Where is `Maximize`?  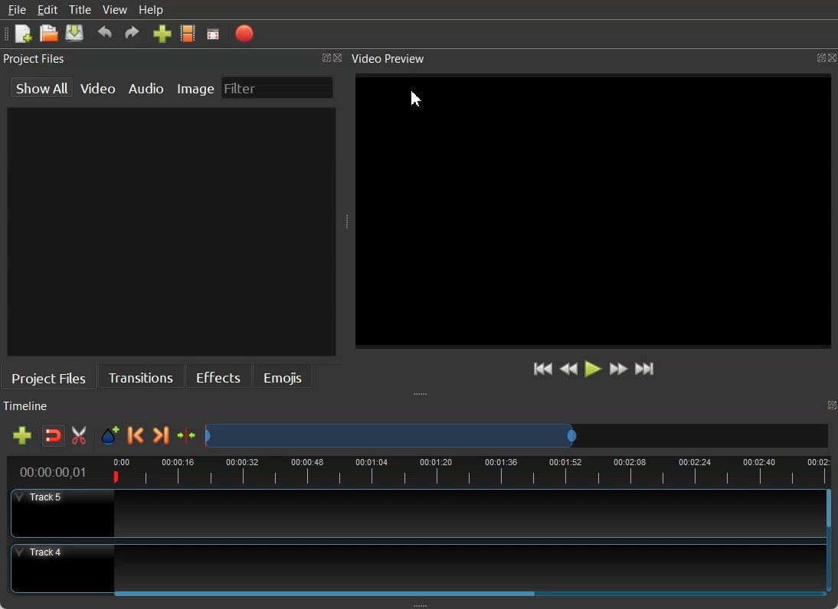
Maximize is located at coordinates (832, 405).